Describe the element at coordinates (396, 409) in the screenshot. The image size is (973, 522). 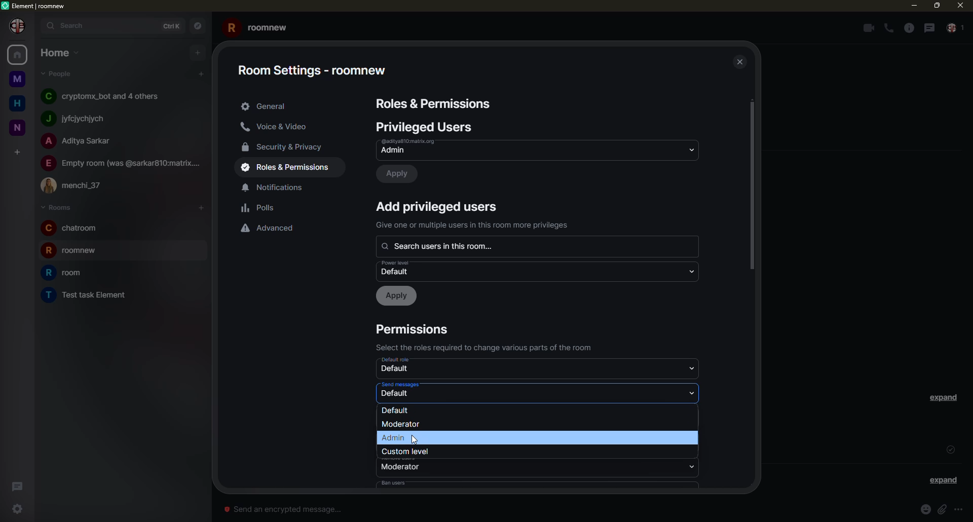
I see `invite` at that location.